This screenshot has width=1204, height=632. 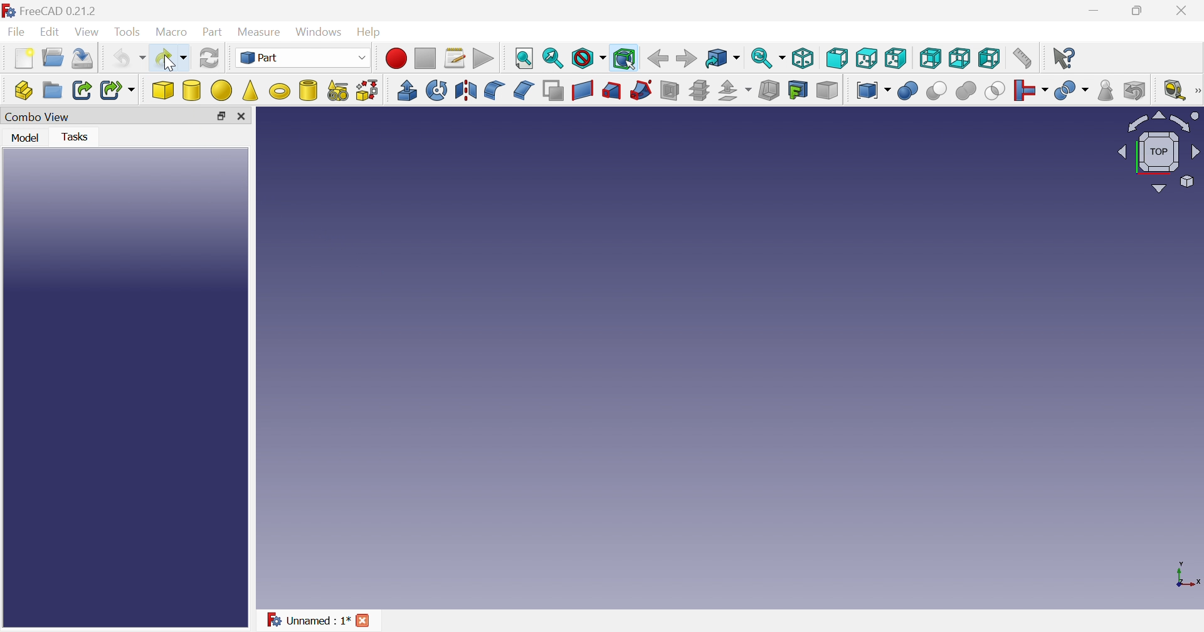 What do you see at coordinates (482, 58) in the screenshot?
I see `Execute macros` at bounding box center [482, 58].